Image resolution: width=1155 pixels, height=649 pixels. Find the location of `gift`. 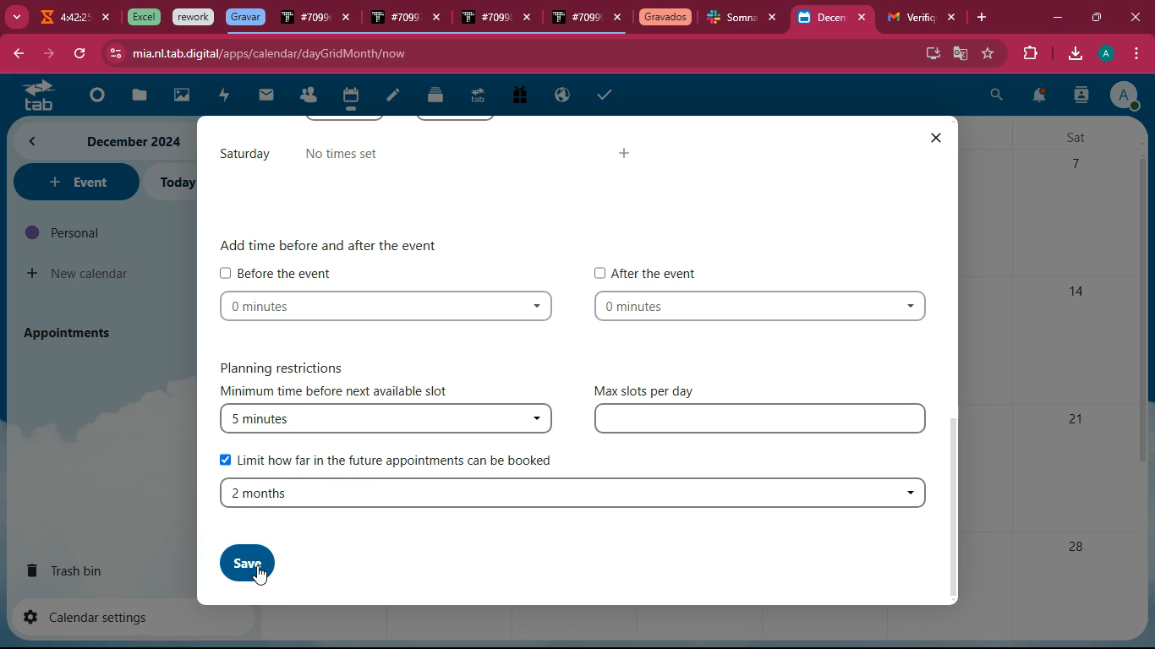

gift is located at coordinates (518, 96).